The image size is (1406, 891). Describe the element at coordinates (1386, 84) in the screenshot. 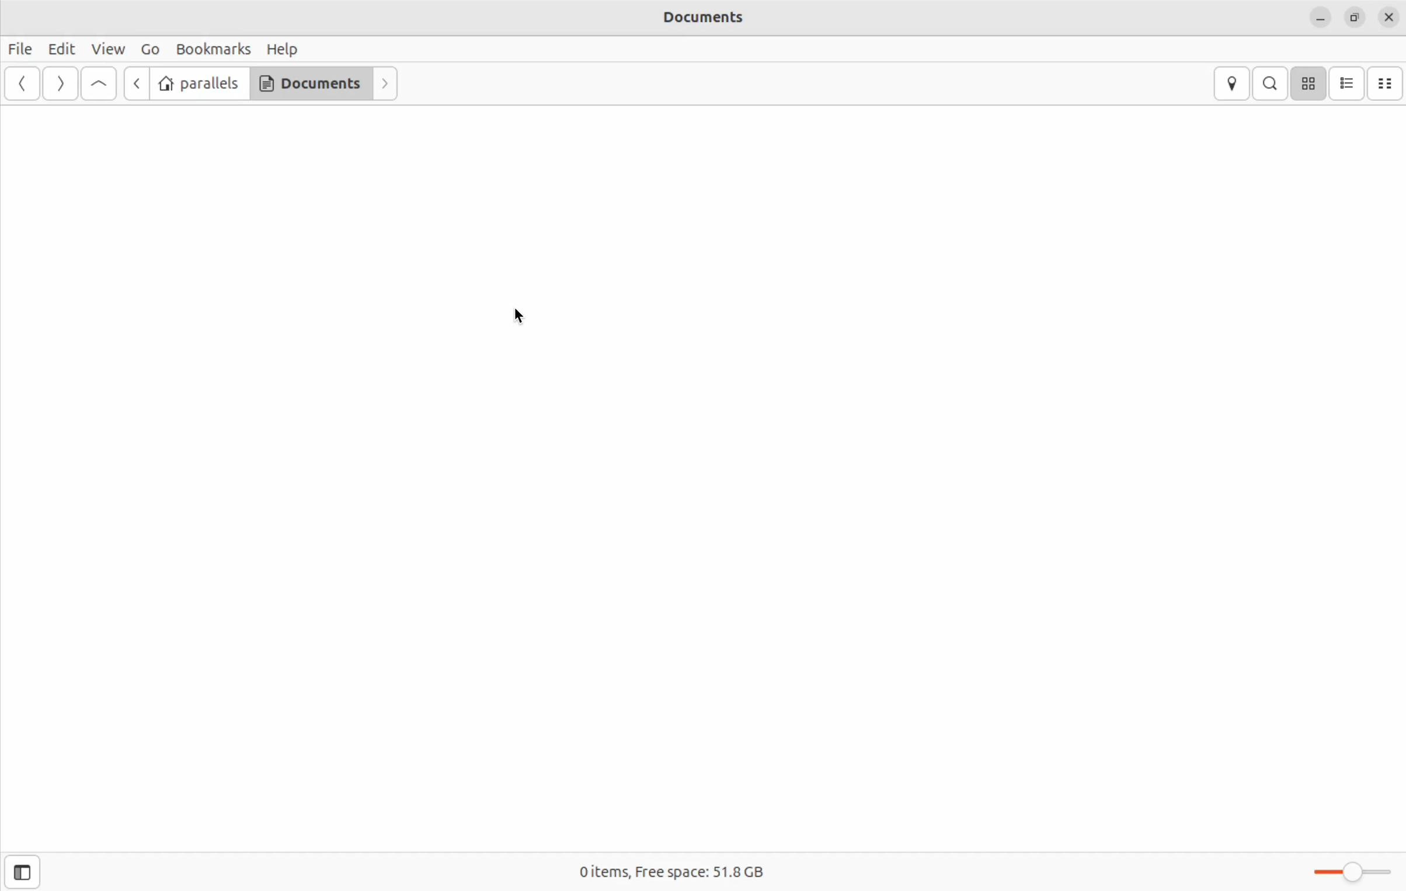

I see `compact view` at that location.